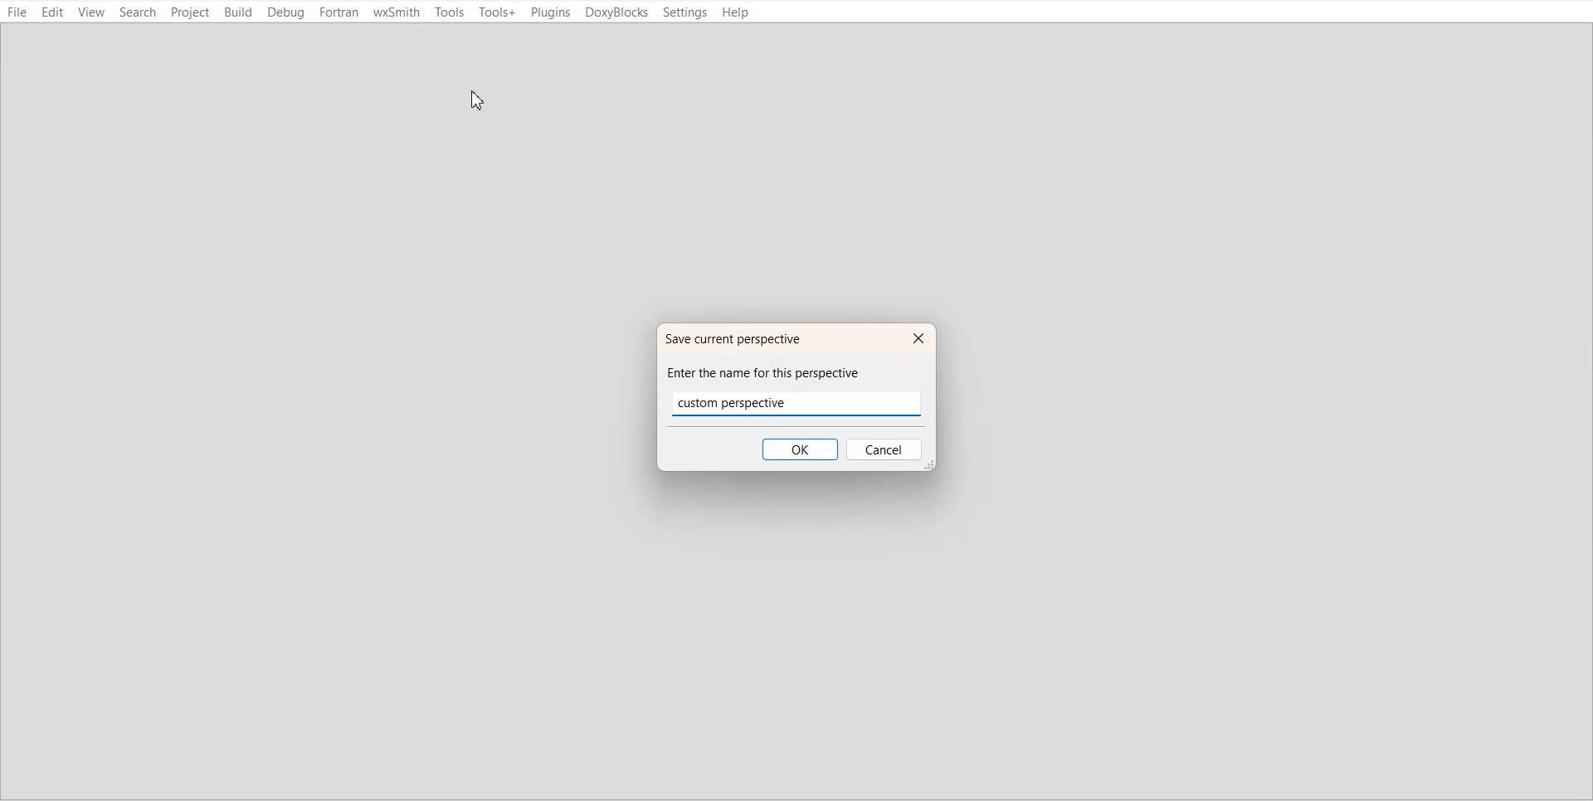 This screenshot has width=1593, height=801. What do you see at coordinates (685, 12) in the screenshot?
I see `Settings` at bounding box center [685, 12].